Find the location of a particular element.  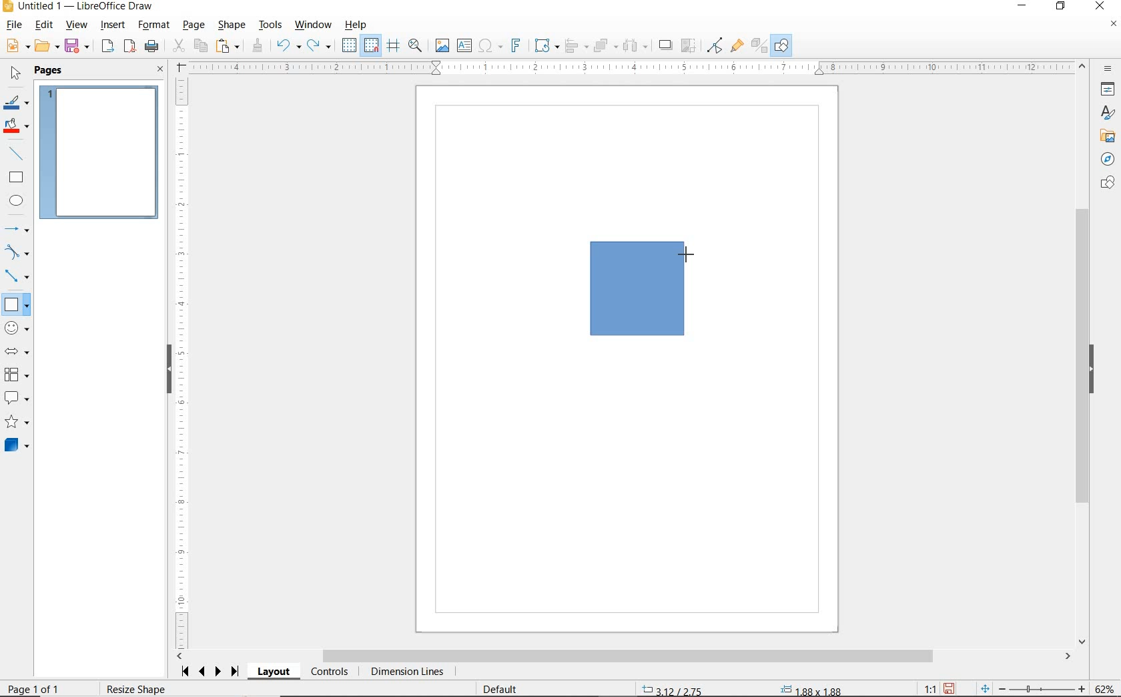

BLOCK ARROWS is located at coordinates (21, 351).